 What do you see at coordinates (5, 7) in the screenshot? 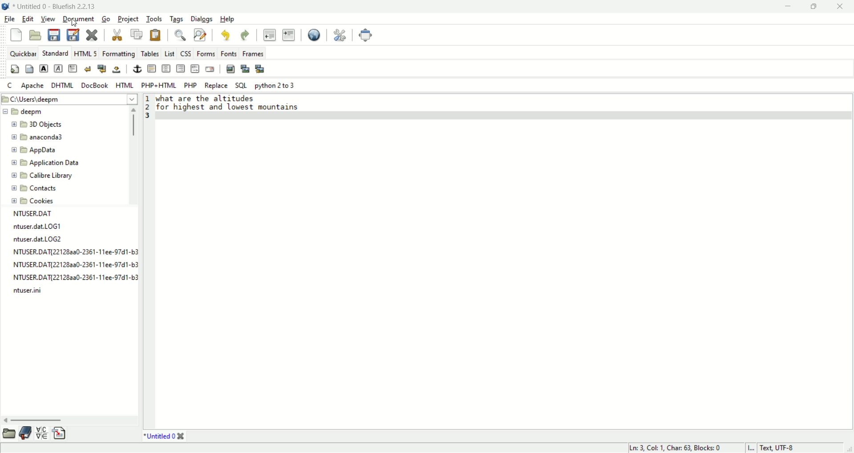
I see `logo` at bounding box center [5, 7].